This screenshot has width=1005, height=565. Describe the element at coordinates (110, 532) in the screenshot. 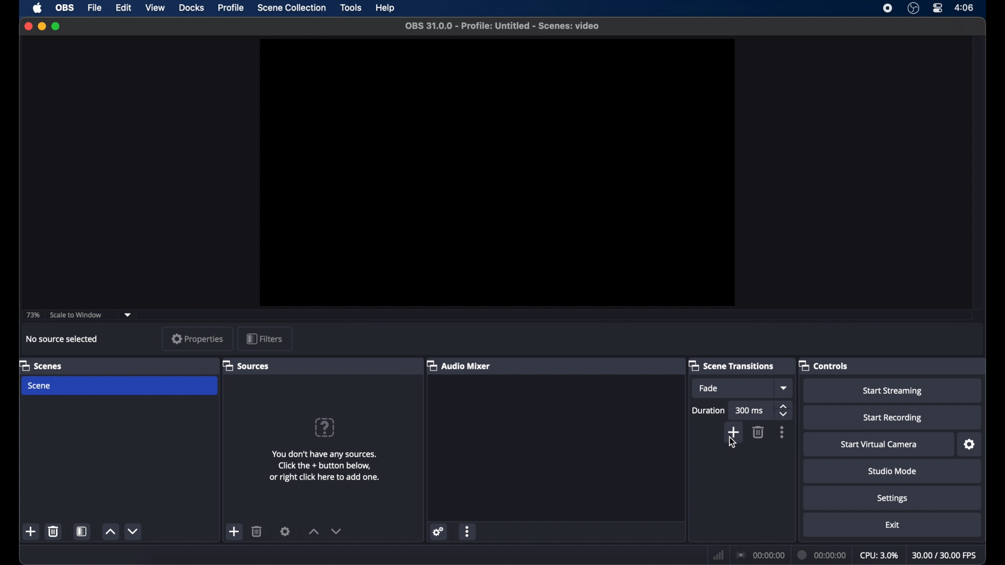

I see `increment` at that location.